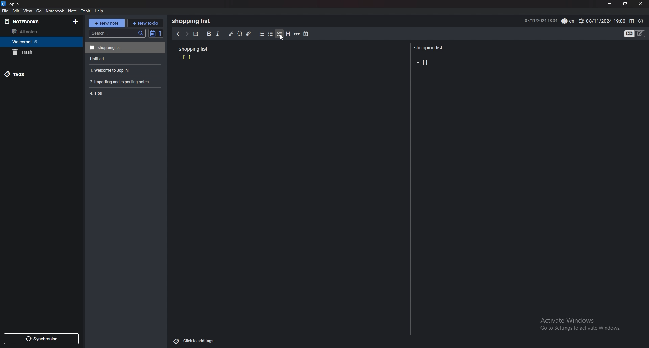  I want to click on add time, so click(306, 34).